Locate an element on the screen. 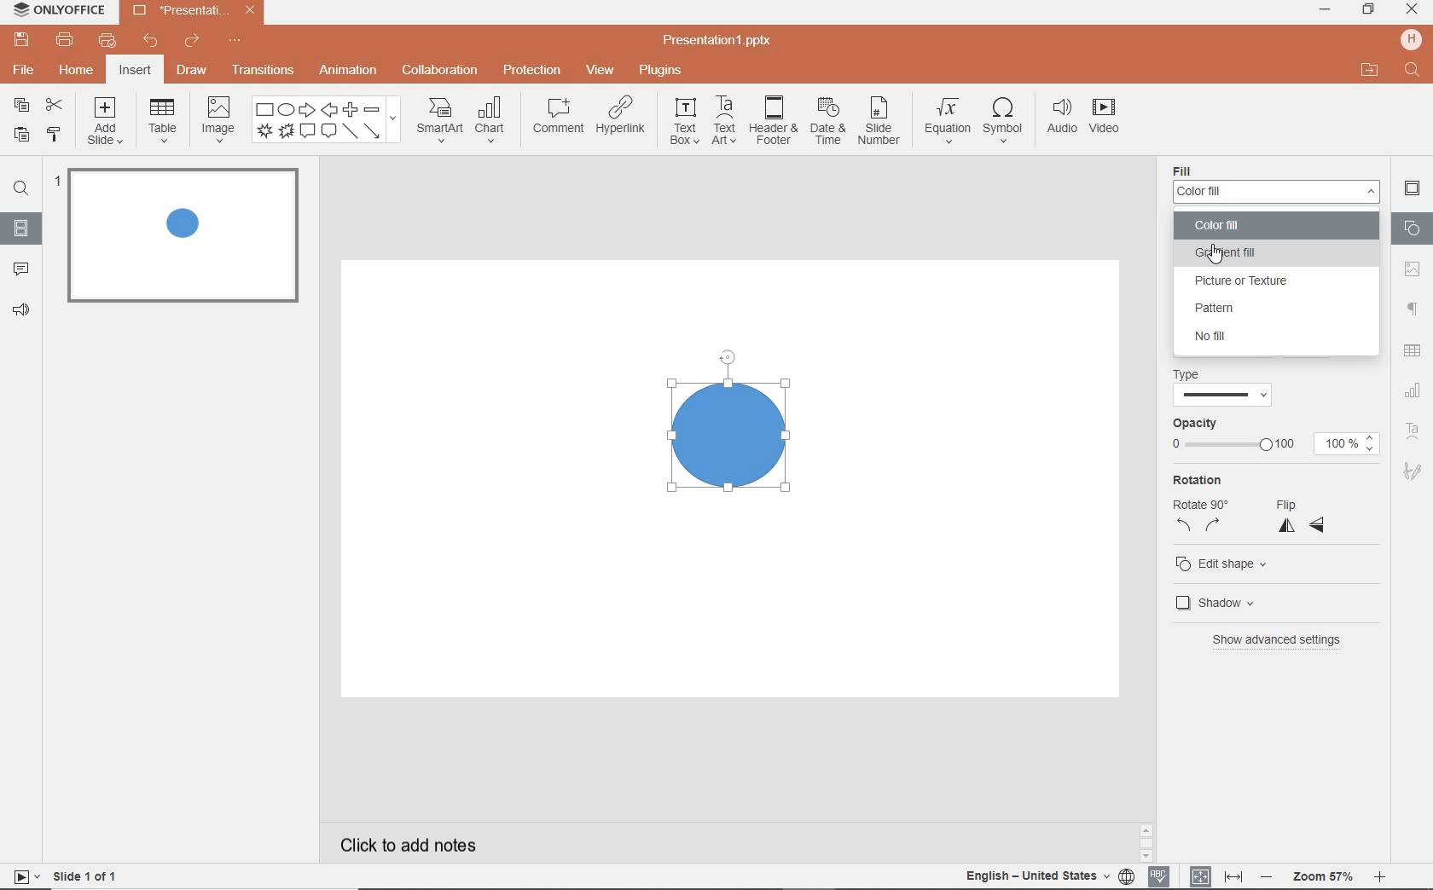 The image size is (1433, 890). chart is located at coordinates (1412, 391).